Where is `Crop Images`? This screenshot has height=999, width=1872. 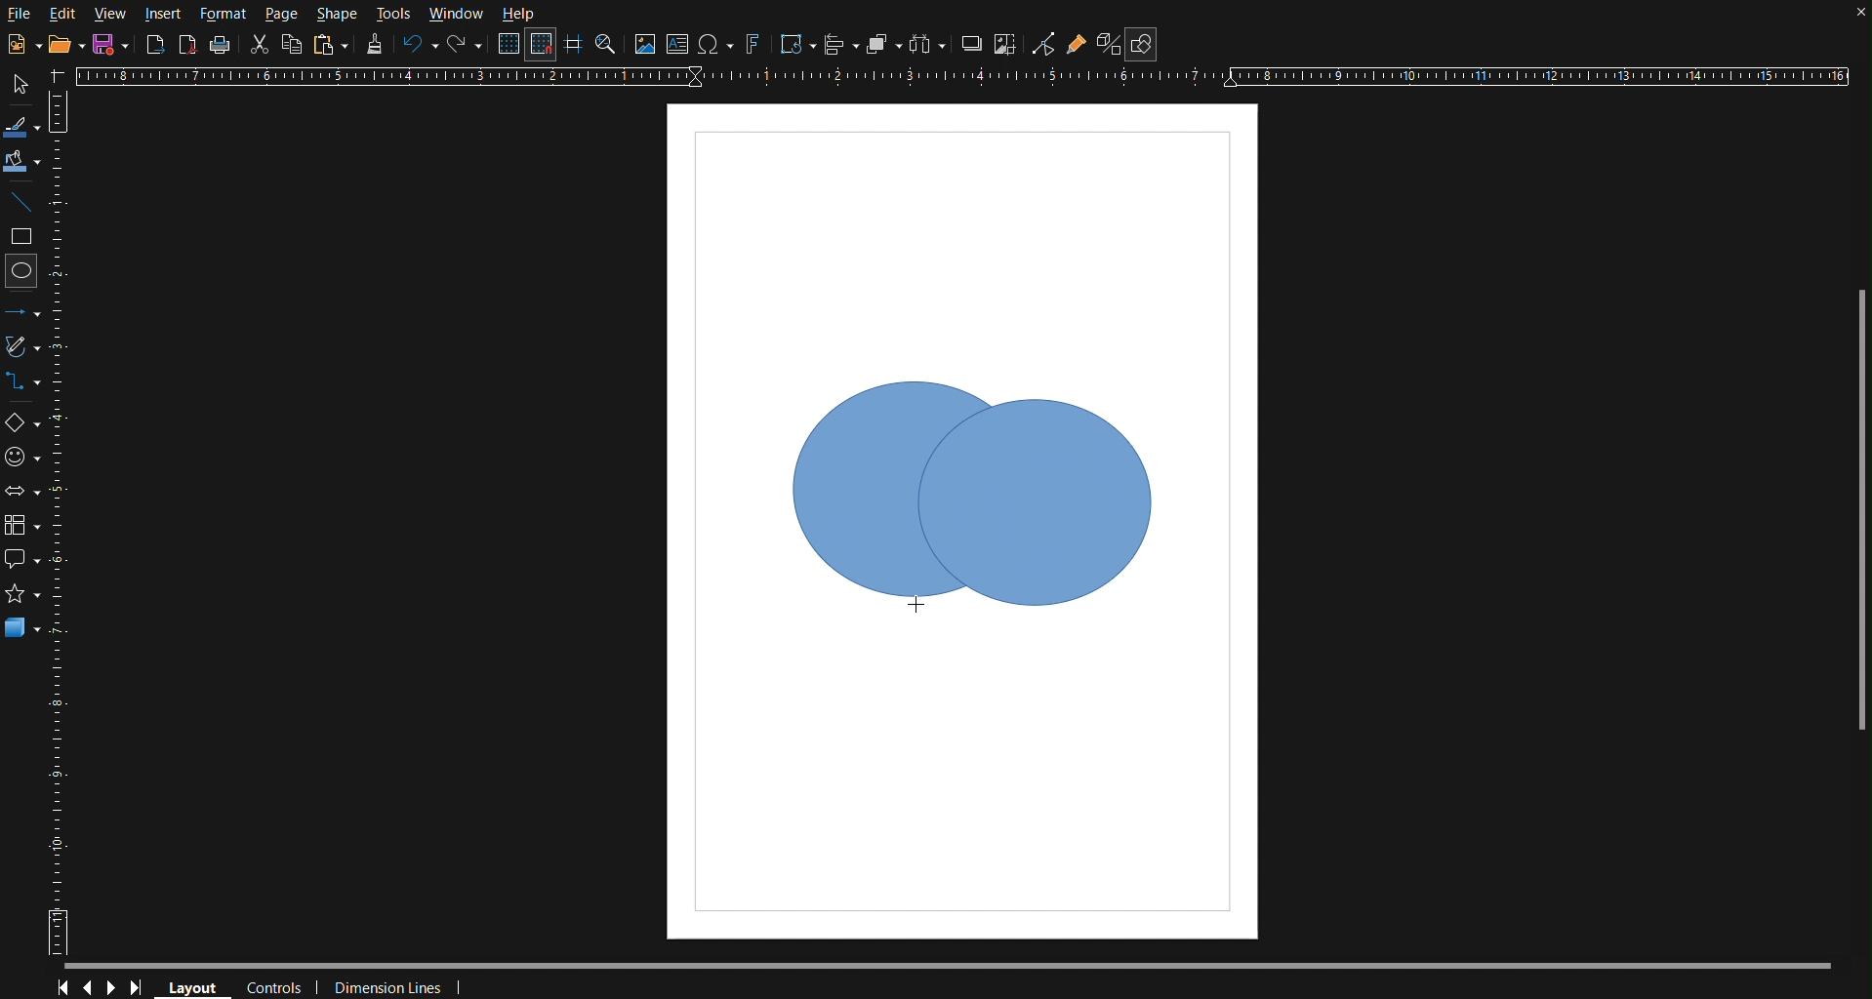 Crop Images is located at coordinates (1008, 45).